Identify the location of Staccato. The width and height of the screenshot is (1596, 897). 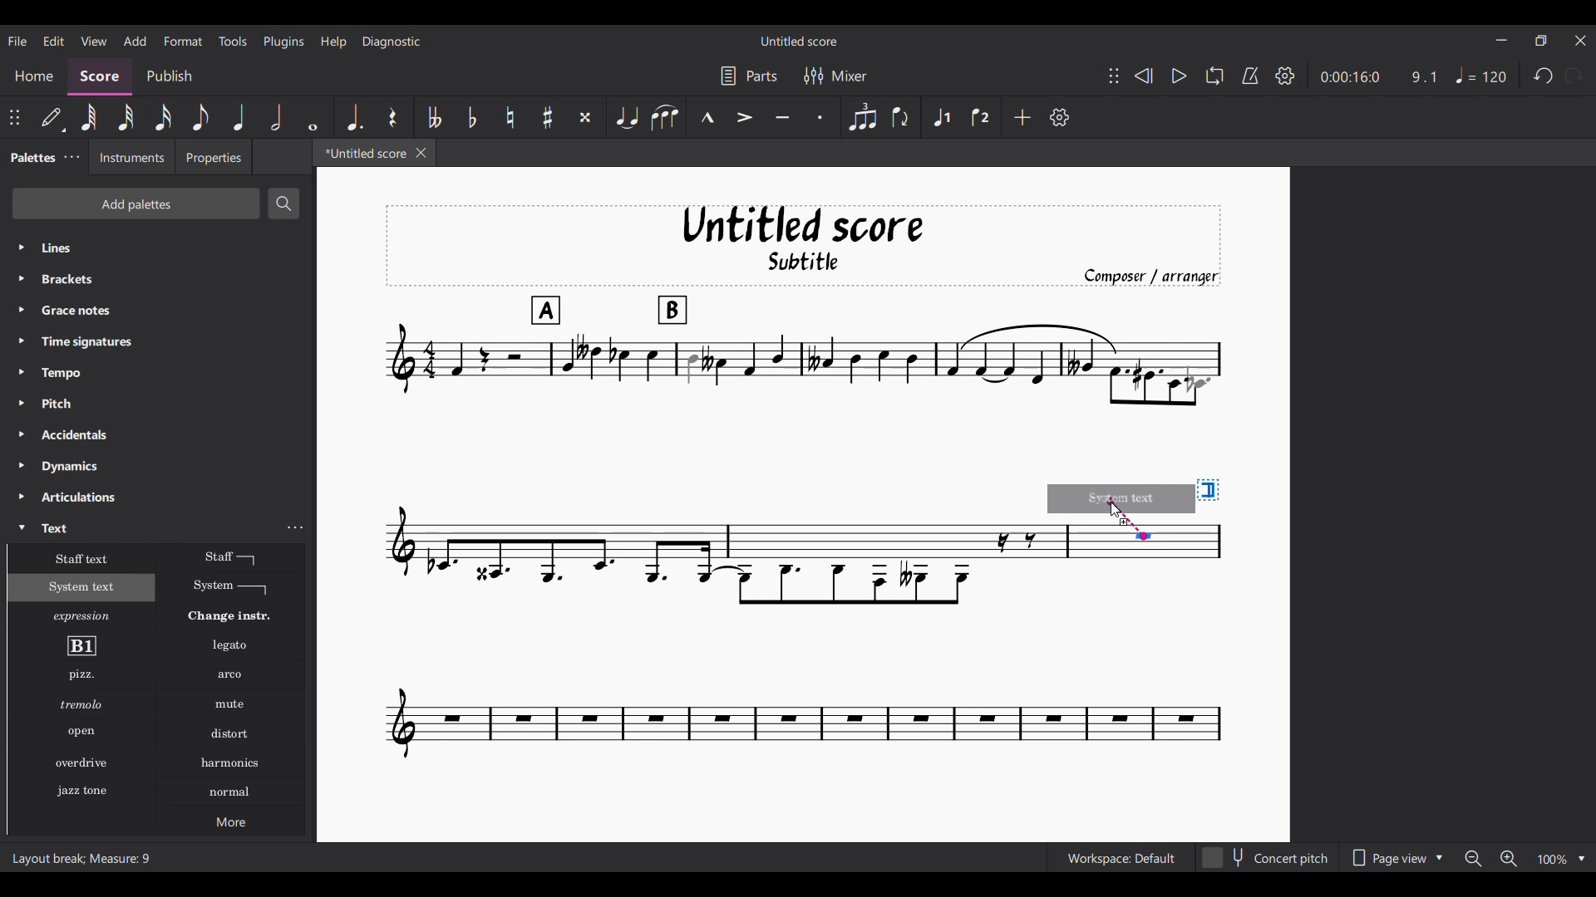
(820, 117).